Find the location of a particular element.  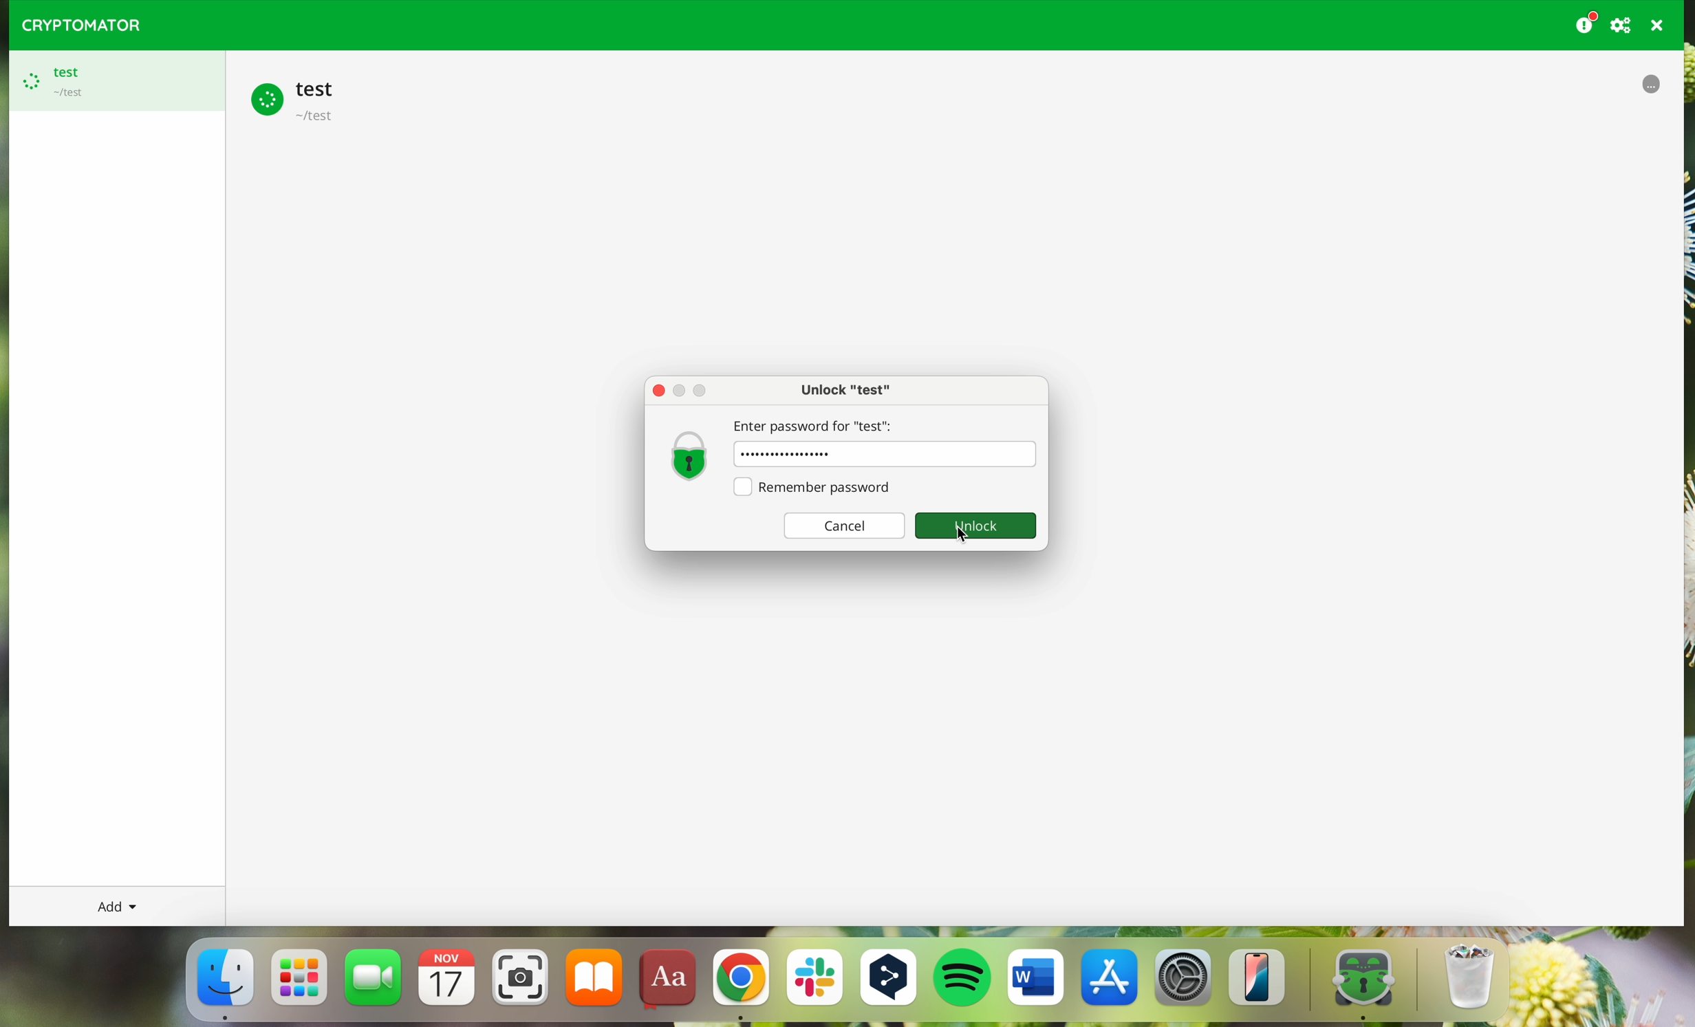

Unlock is located at coordinates (977, 527).